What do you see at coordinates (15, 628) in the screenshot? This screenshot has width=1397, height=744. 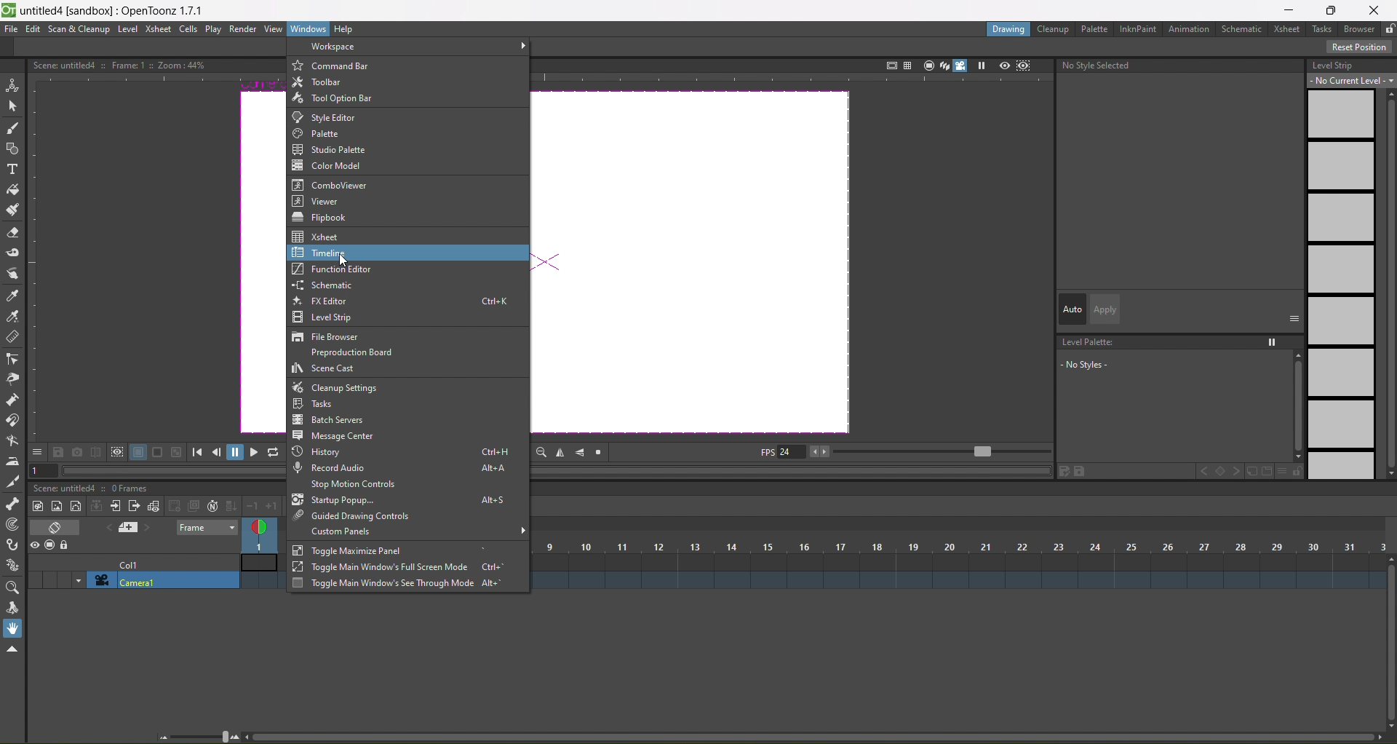 I see `hand tool` at bounding box center [15, 628].